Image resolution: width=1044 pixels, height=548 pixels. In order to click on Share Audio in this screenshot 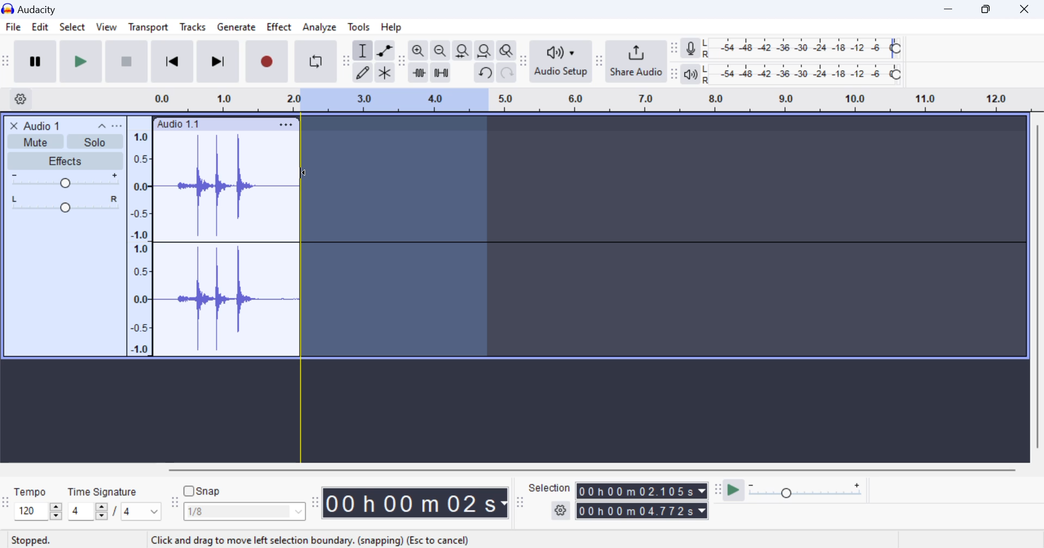, I will do `click(636, 61)`.